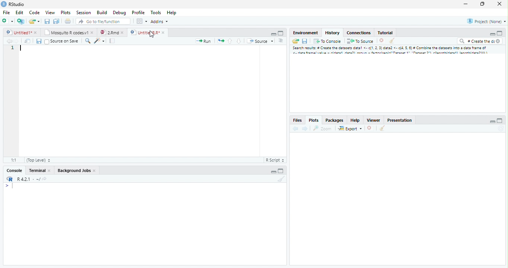 Image resolution: width=508 pixels, height=268 pixels. Describe the element at coordinates (70, 32) in the screenshot. I see `Mosquito R codes` at that location.